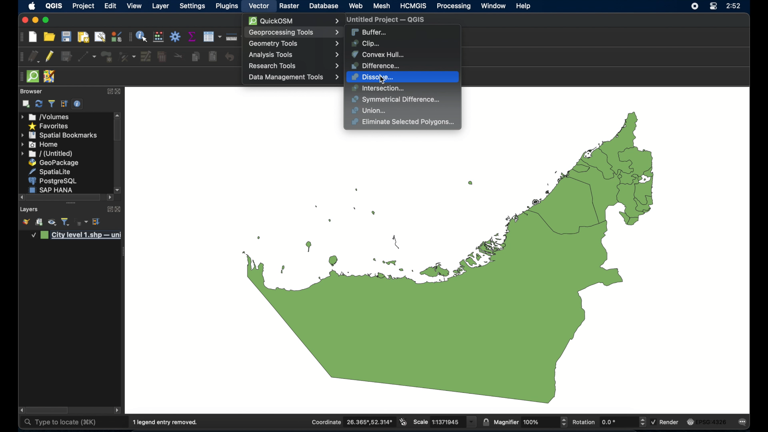 Image resolution: width=768 pixels, height=432 pixels. What do you see at coordinates (50, 56) in the screenshot?
I see `toggle editing` at bounding box center [50, 56].